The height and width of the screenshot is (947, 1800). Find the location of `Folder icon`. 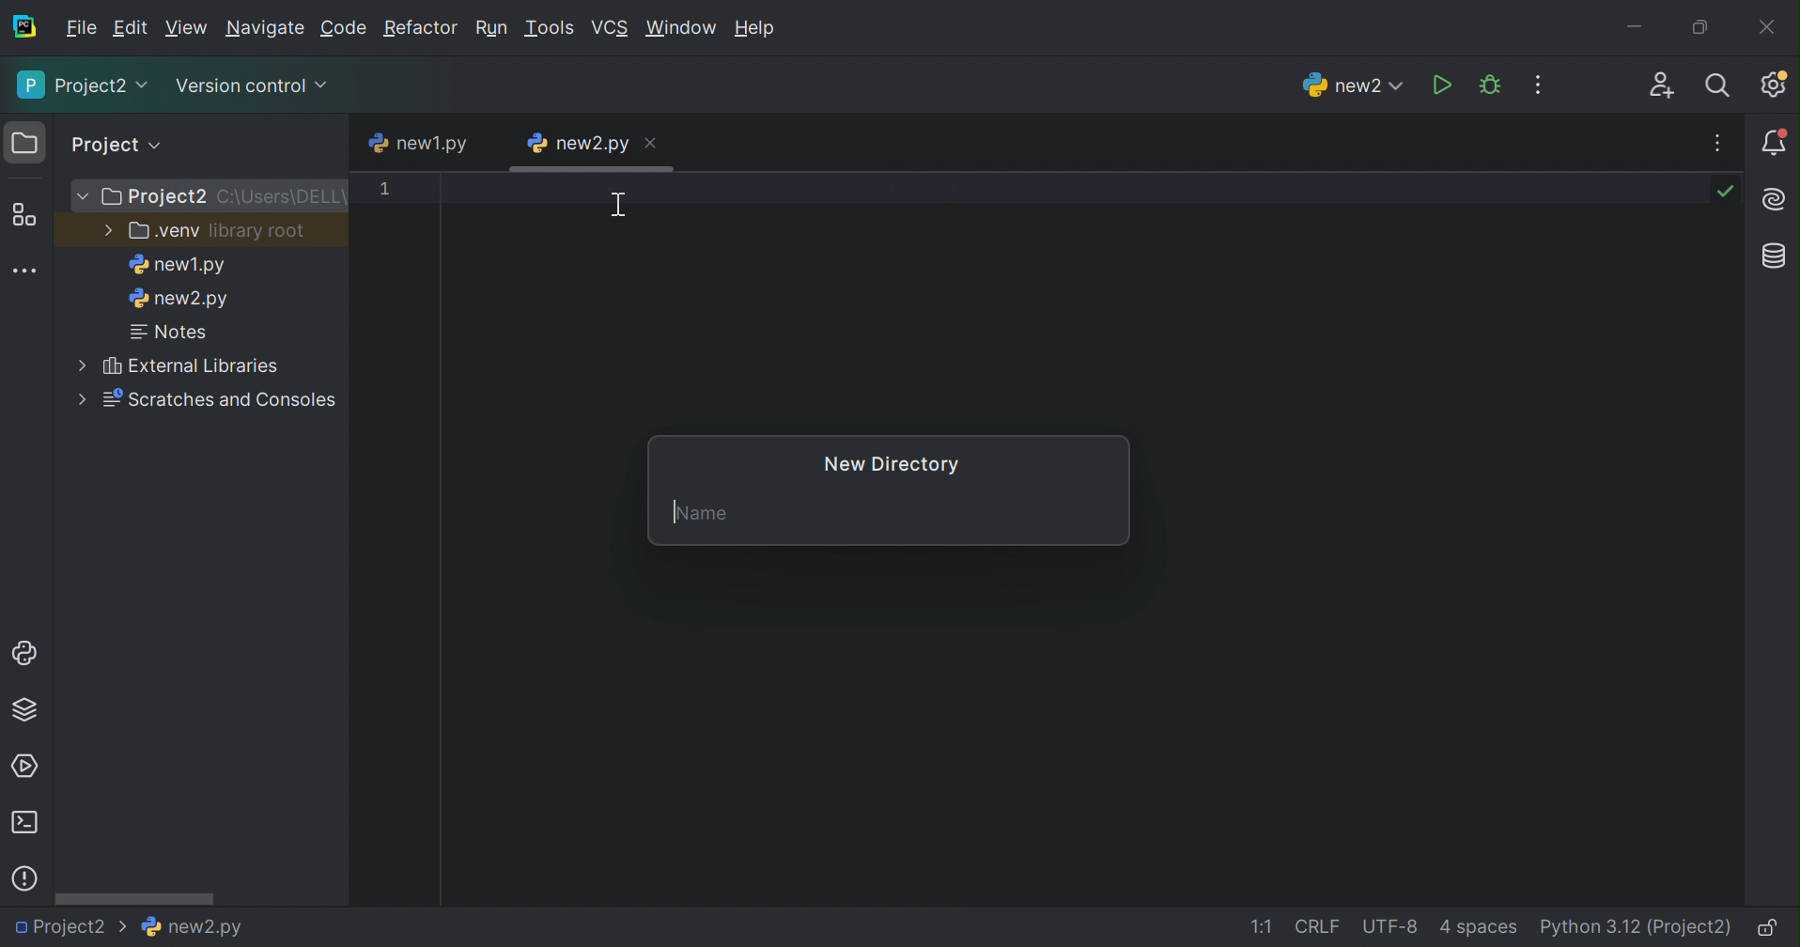

Folder icon is located at coordinates (24, 142).